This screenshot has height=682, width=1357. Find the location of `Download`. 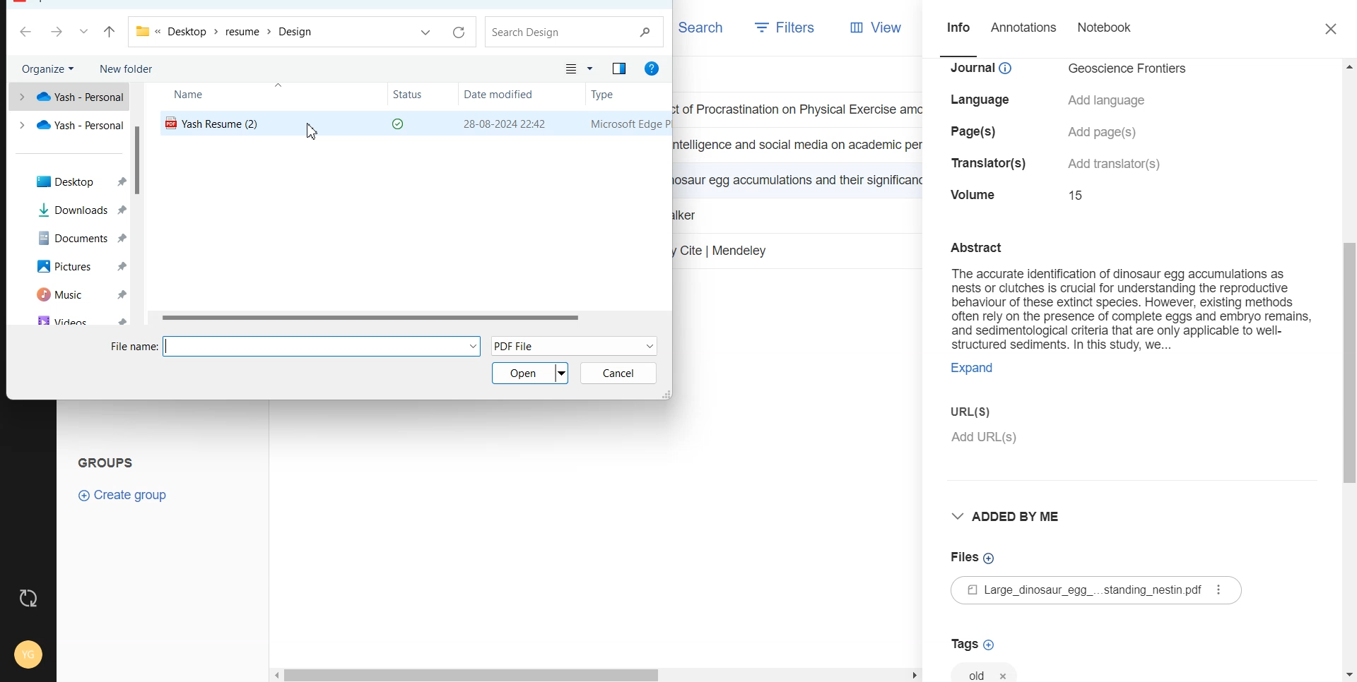

Download is located at coordinates (69, 210).